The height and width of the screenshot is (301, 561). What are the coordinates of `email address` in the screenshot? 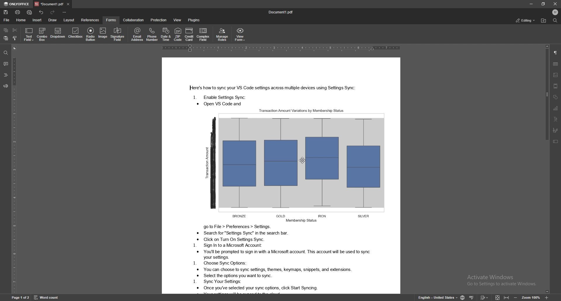 It's located at (137, 34).